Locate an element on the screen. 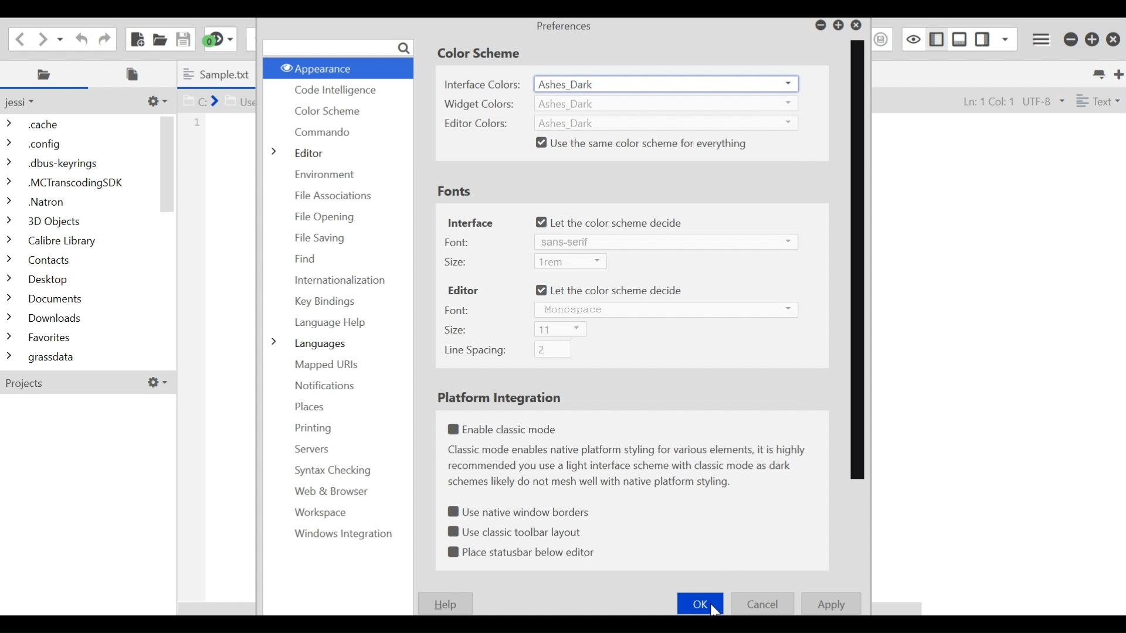 This screenshot has height=633, width=1126. tomorrow light is located at coordinates (667, 353).